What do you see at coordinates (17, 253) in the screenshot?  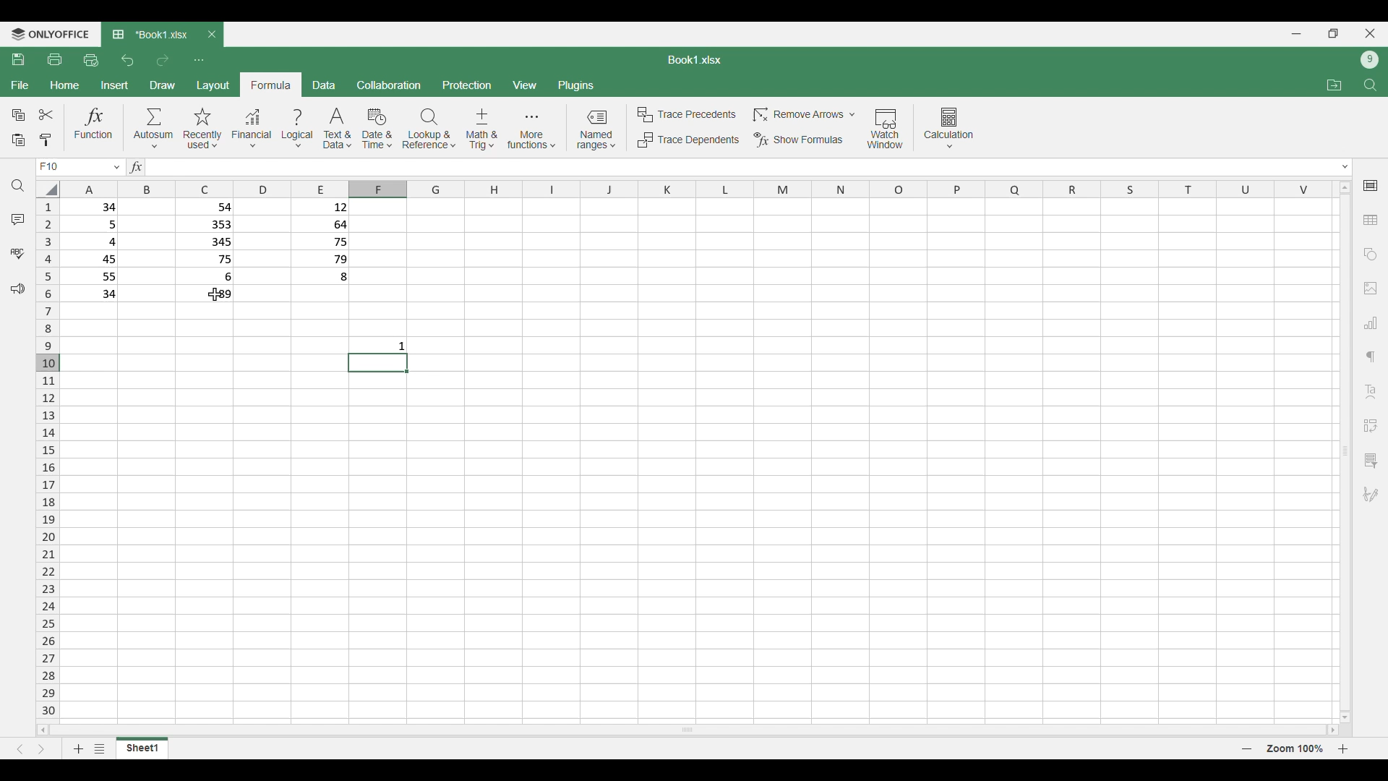 I see `Spell check` at bounding box center [17, 253].